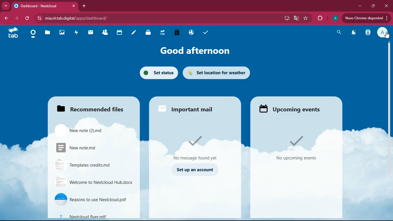  I want to click on file, so click(81, 146).